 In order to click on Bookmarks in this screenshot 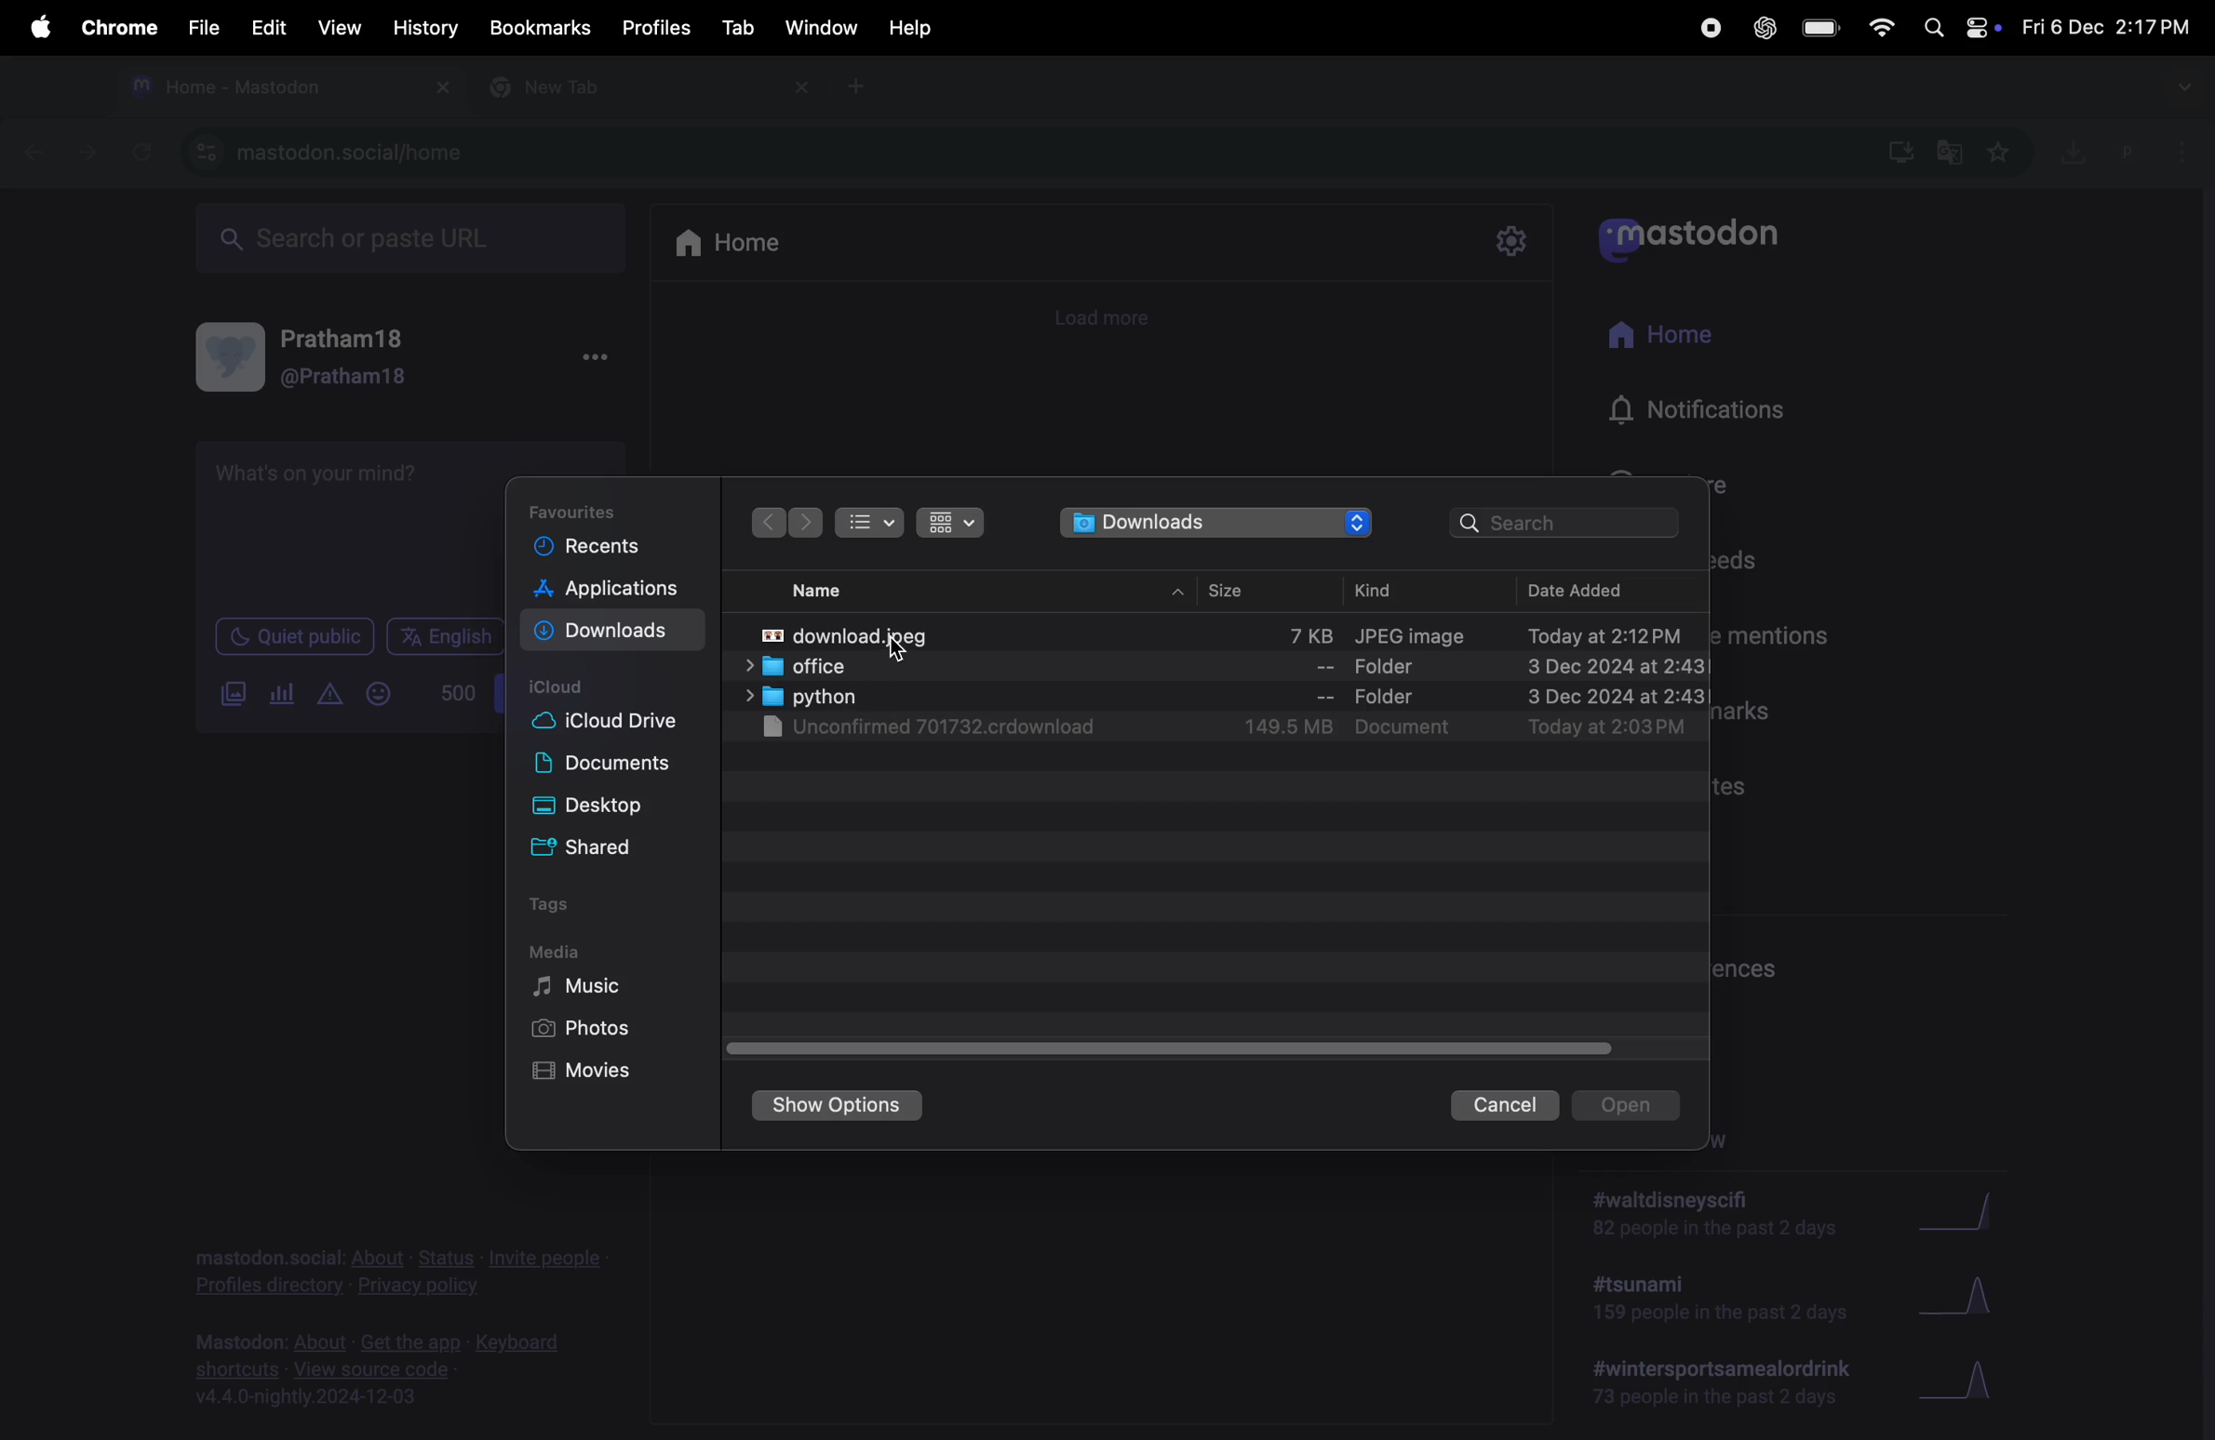, I will do `click(539, 26)`.